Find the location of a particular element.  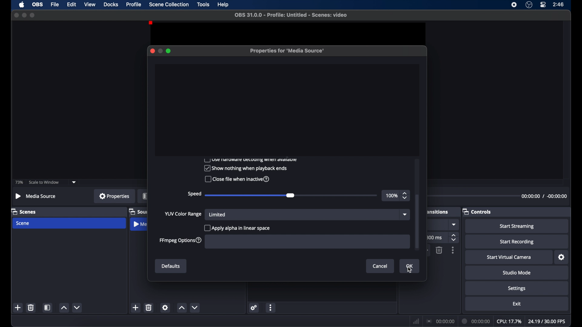

dropdown is located at coordinates (454, 225).